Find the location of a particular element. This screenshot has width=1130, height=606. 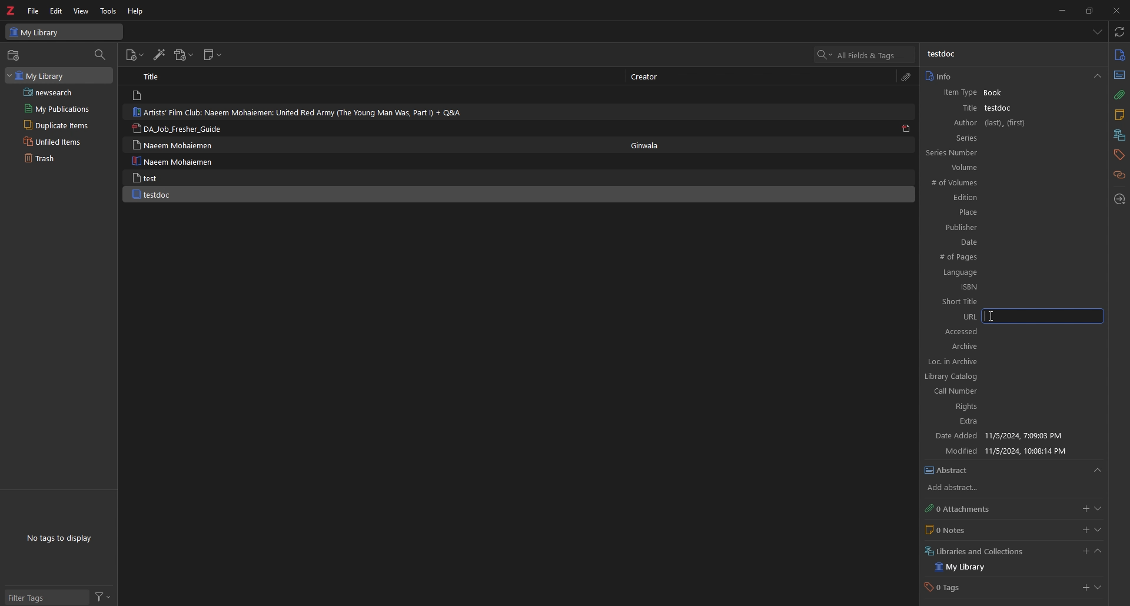

Series is located at coordinates (991, 138).